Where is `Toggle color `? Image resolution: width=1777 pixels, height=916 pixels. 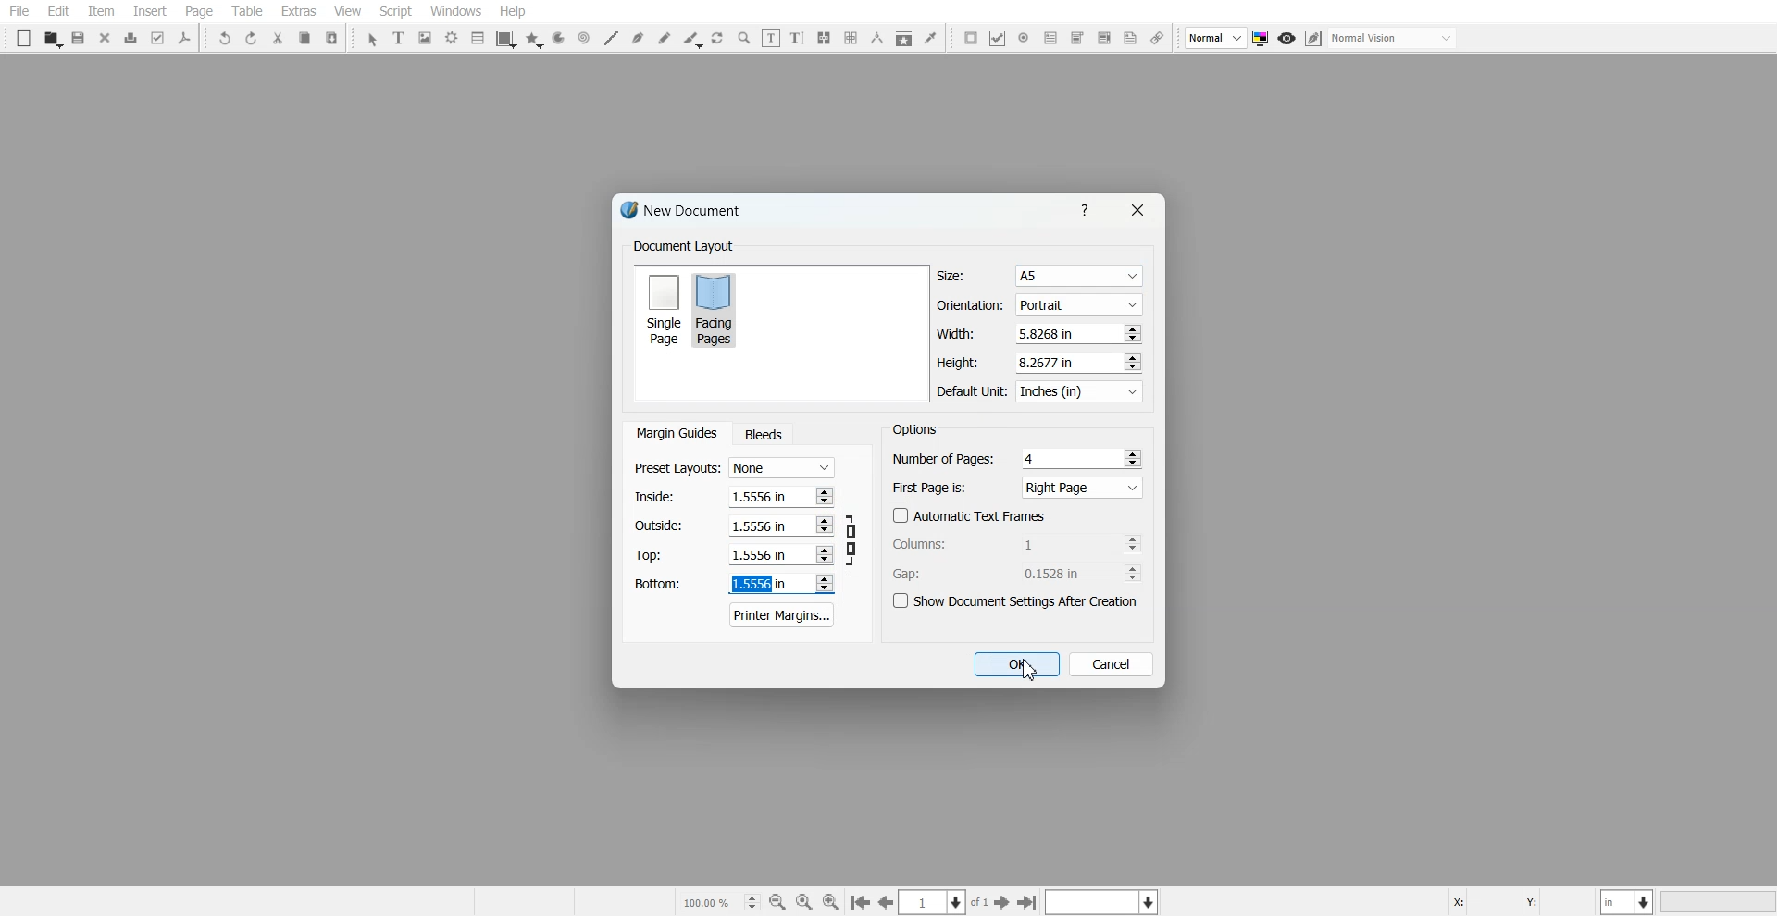
Toggle color  is located at coordinates (1262, 39).